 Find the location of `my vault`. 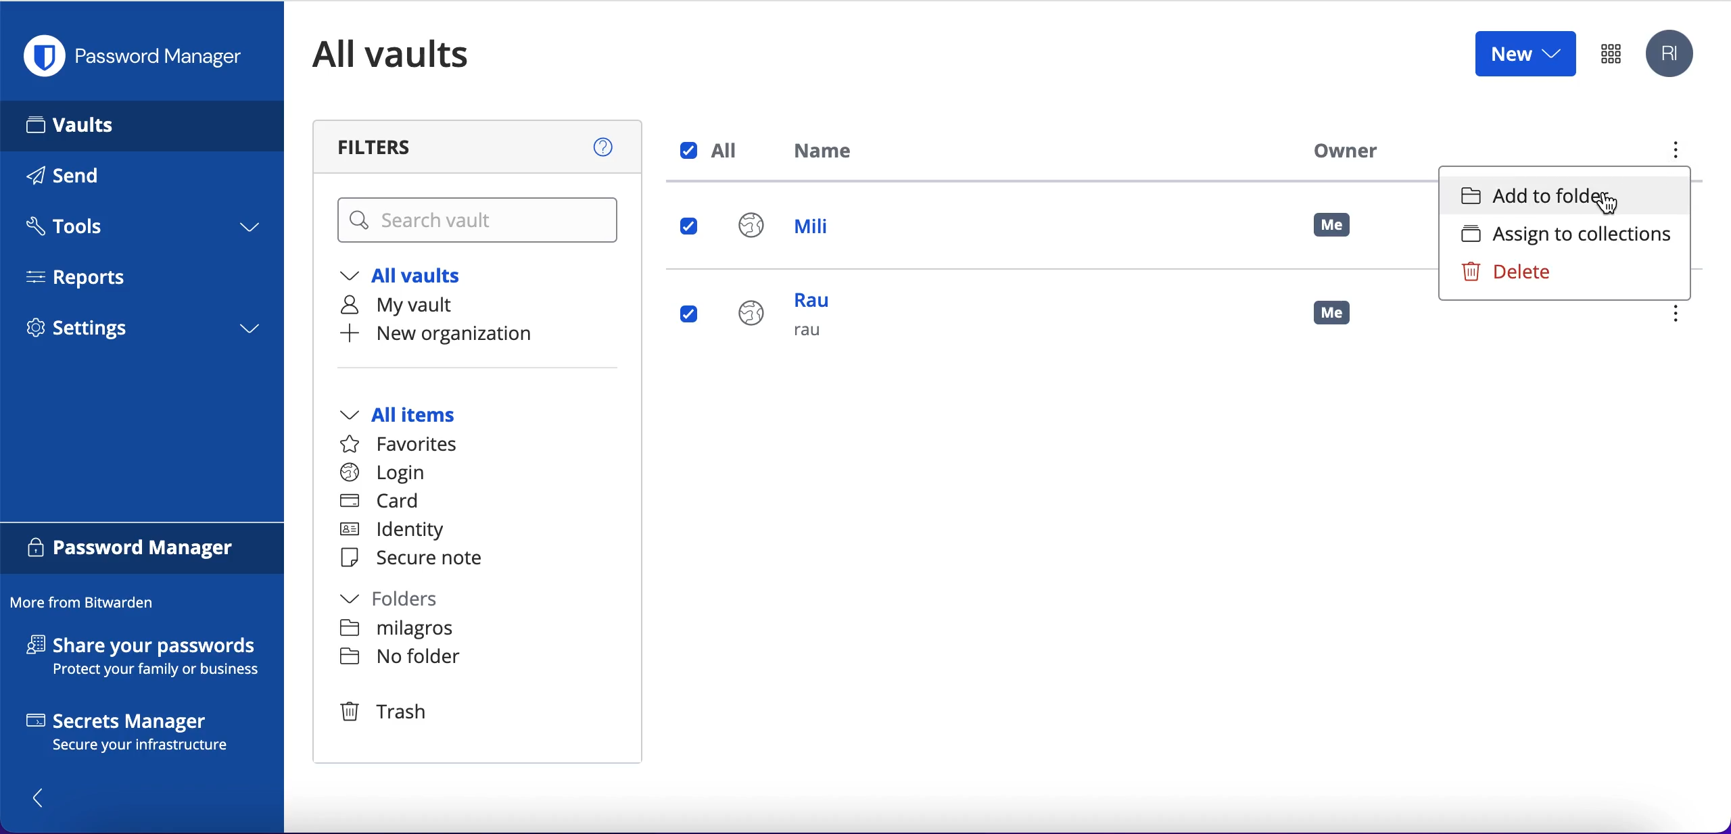

my vault is located at coordinates (411, 306).